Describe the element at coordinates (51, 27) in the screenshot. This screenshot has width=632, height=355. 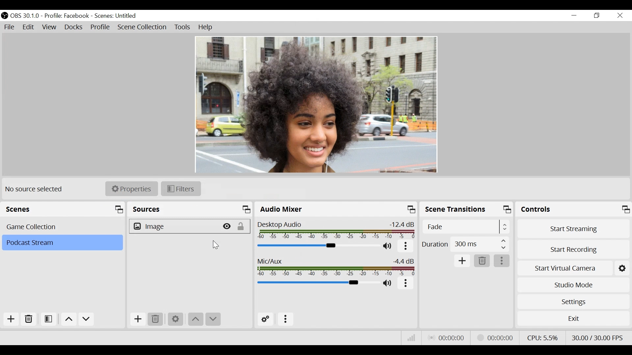
I see `View` at that location.